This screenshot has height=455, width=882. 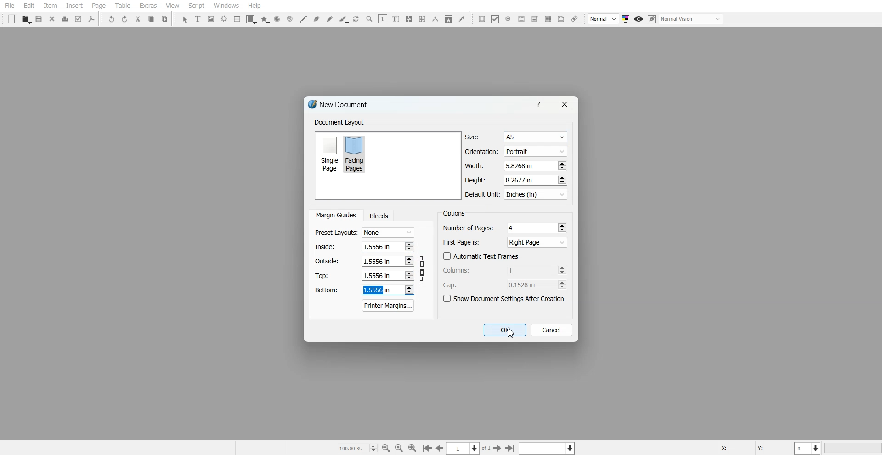 What do you see at coordinates (277, 19) in the screenshot?
I see `Arc` at bounding box center [277, 19].